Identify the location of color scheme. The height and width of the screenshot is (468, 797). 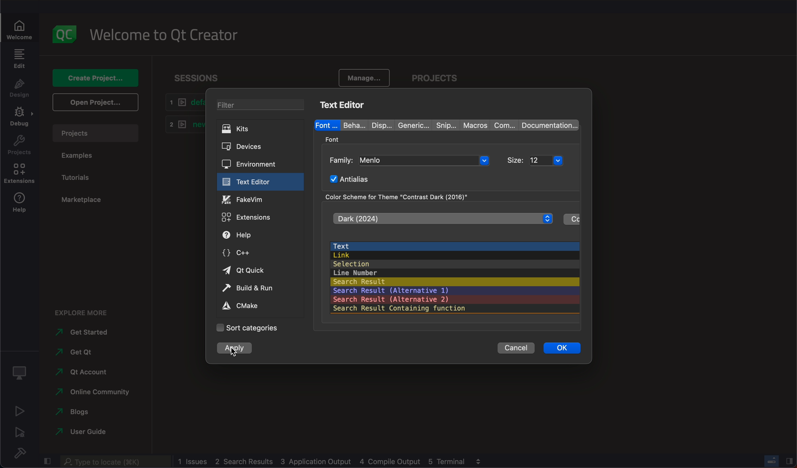
(402, 196).